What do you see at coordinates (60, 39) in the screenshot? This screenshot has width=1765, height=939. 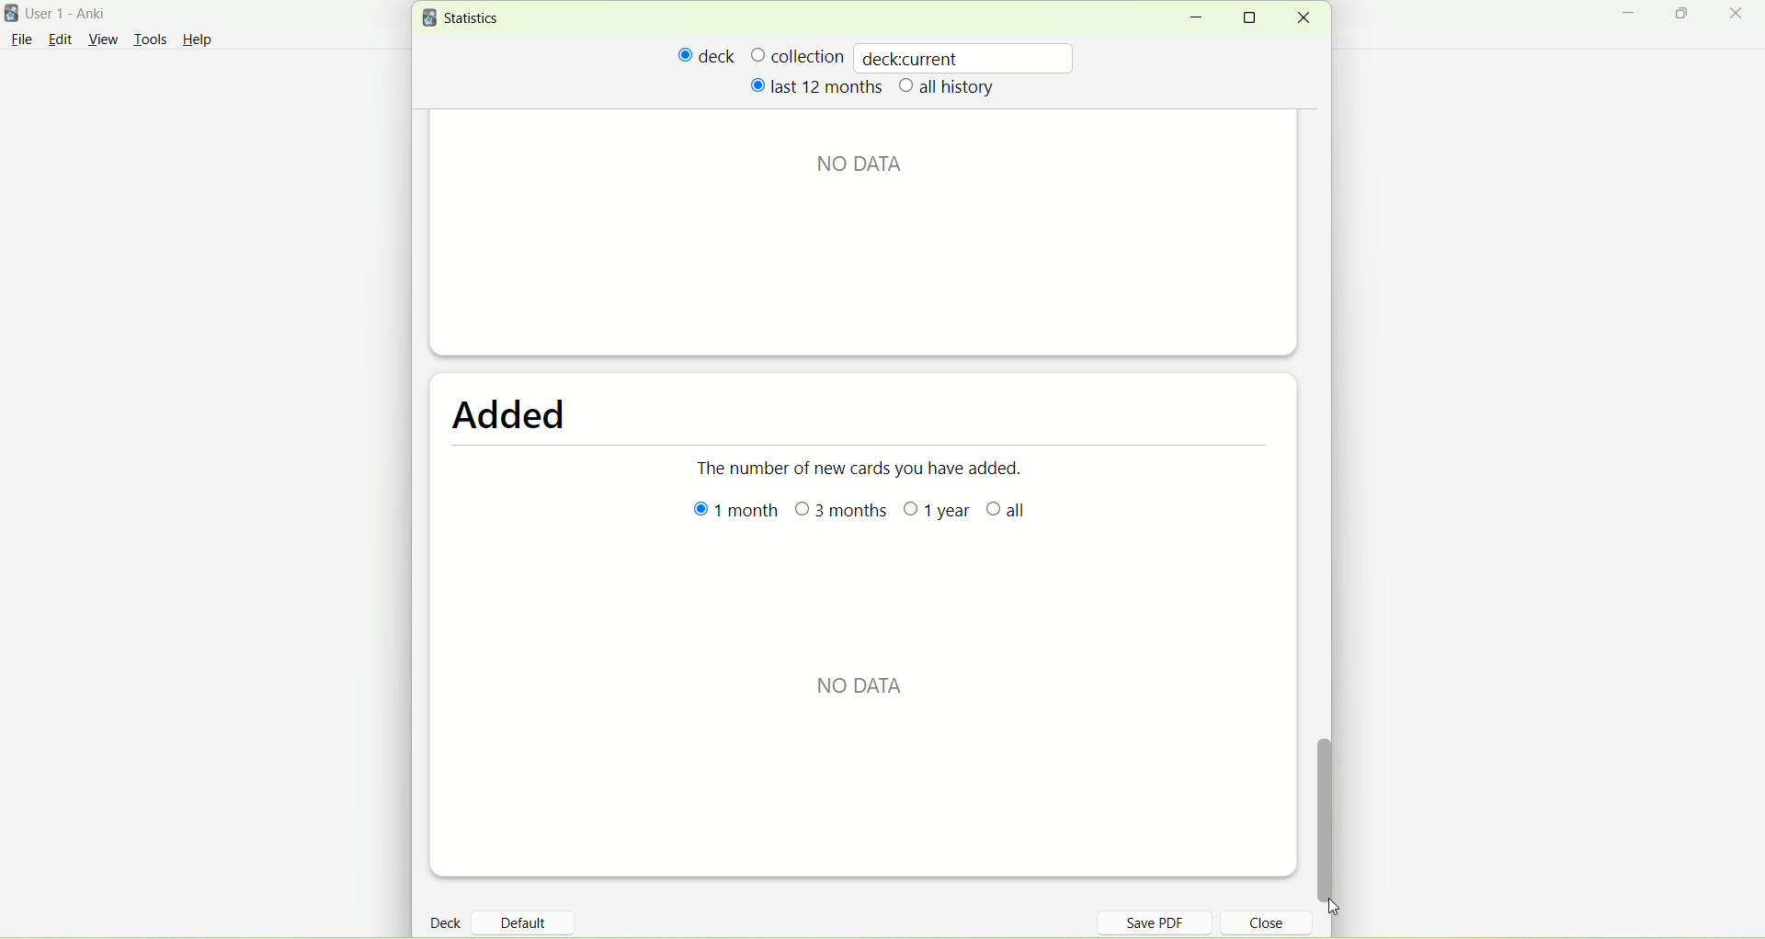 I see `edit` at bounding box center [60, 39].